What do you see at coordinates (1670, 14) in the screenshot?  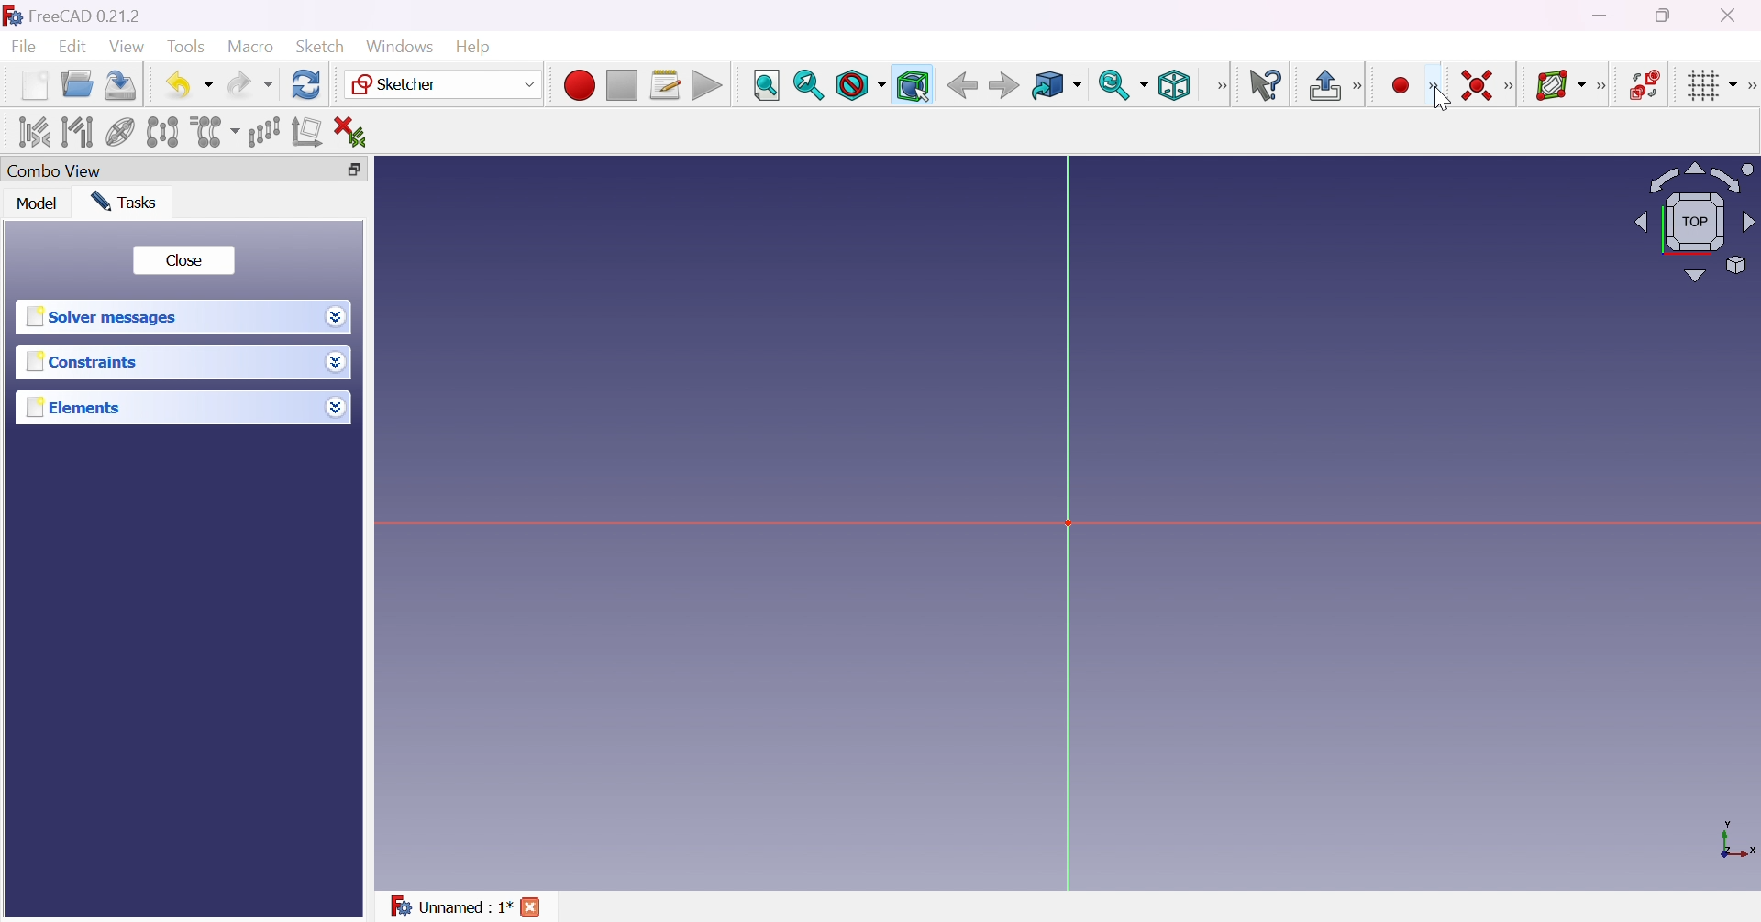 I see `Restore down` at bounding box center [1670, 14].